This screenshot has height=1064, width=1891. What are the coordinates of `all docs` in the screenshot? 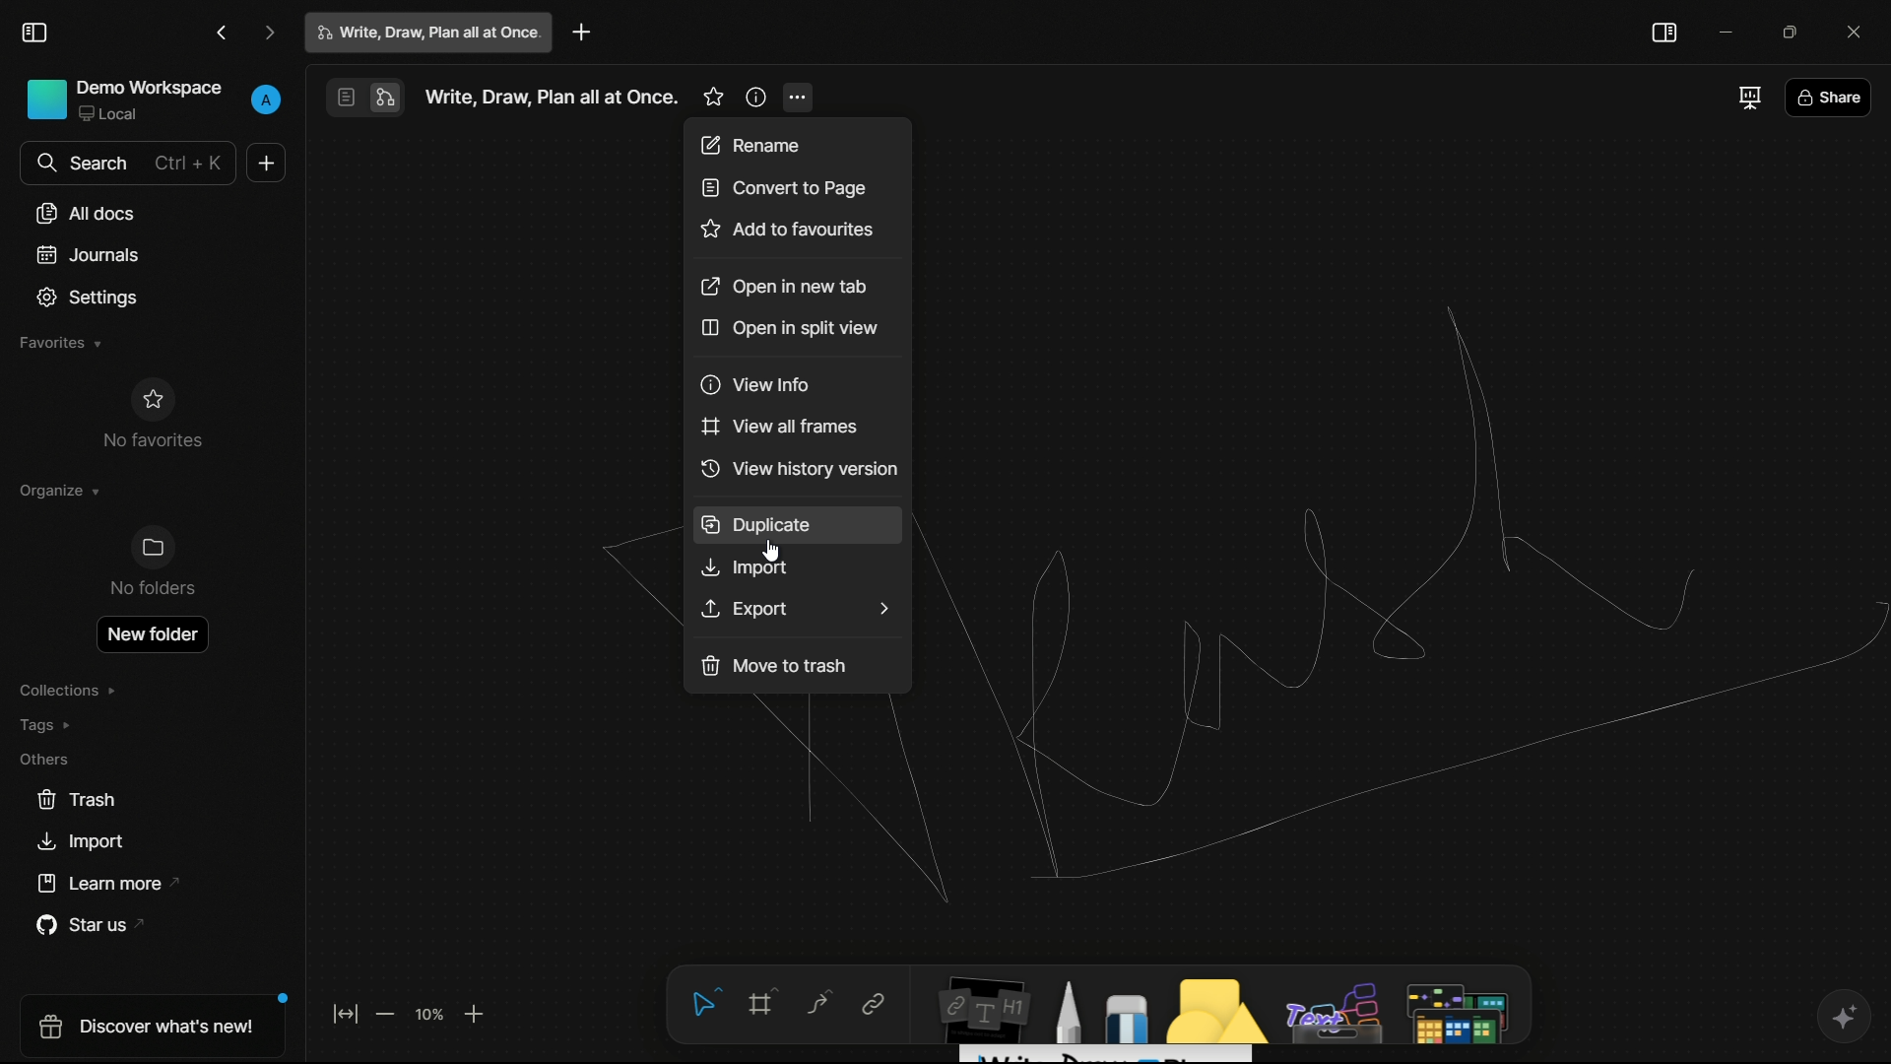 It's located at (88, 213).